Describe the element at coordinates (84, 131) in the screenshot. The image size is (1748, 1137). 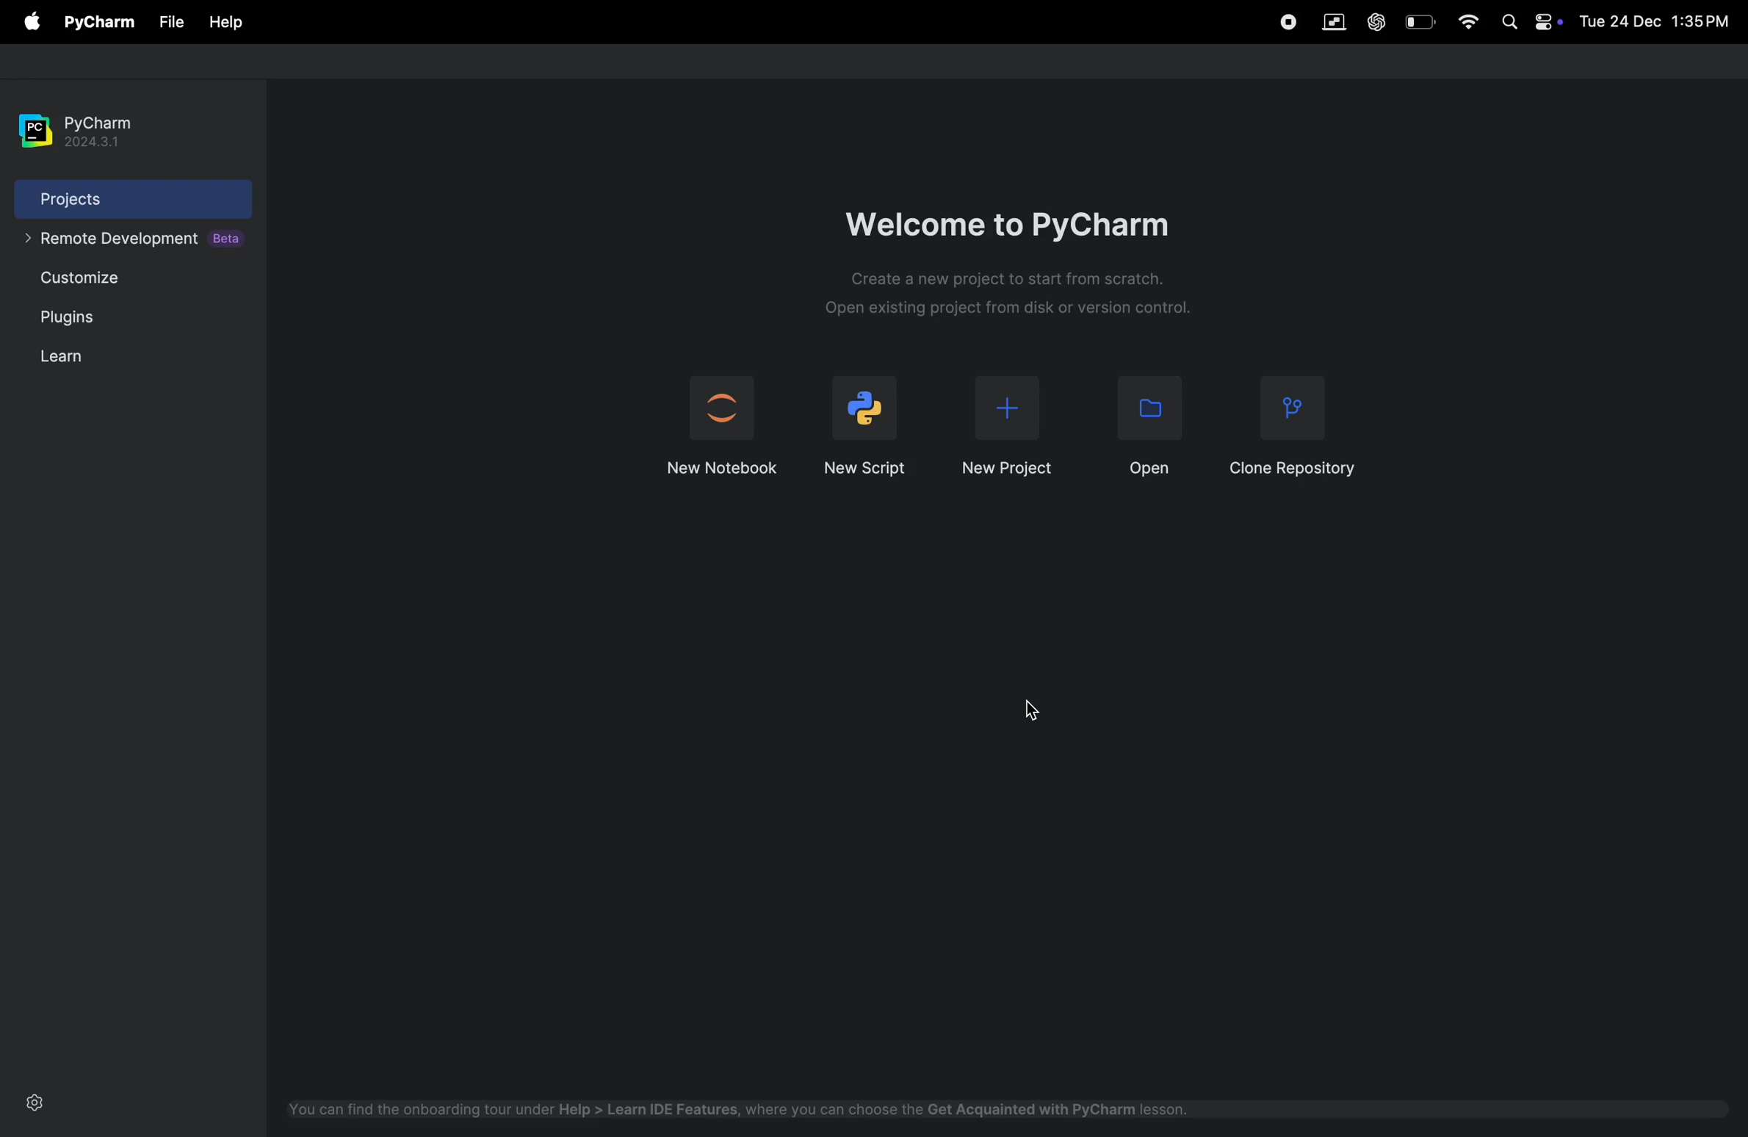
I see `pycharm` at that location.